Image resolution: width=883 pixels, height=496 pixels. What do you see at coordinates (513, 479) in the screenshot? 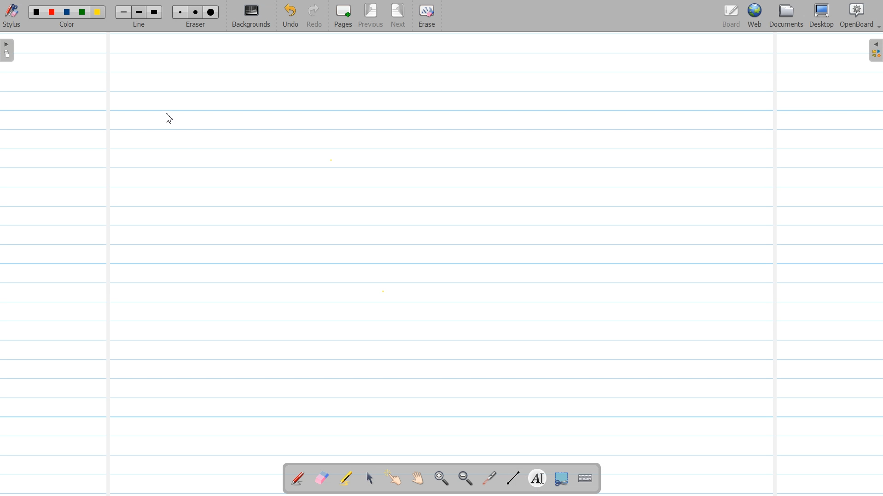
I see `Draw Lines` at bounding box center [513, 479].